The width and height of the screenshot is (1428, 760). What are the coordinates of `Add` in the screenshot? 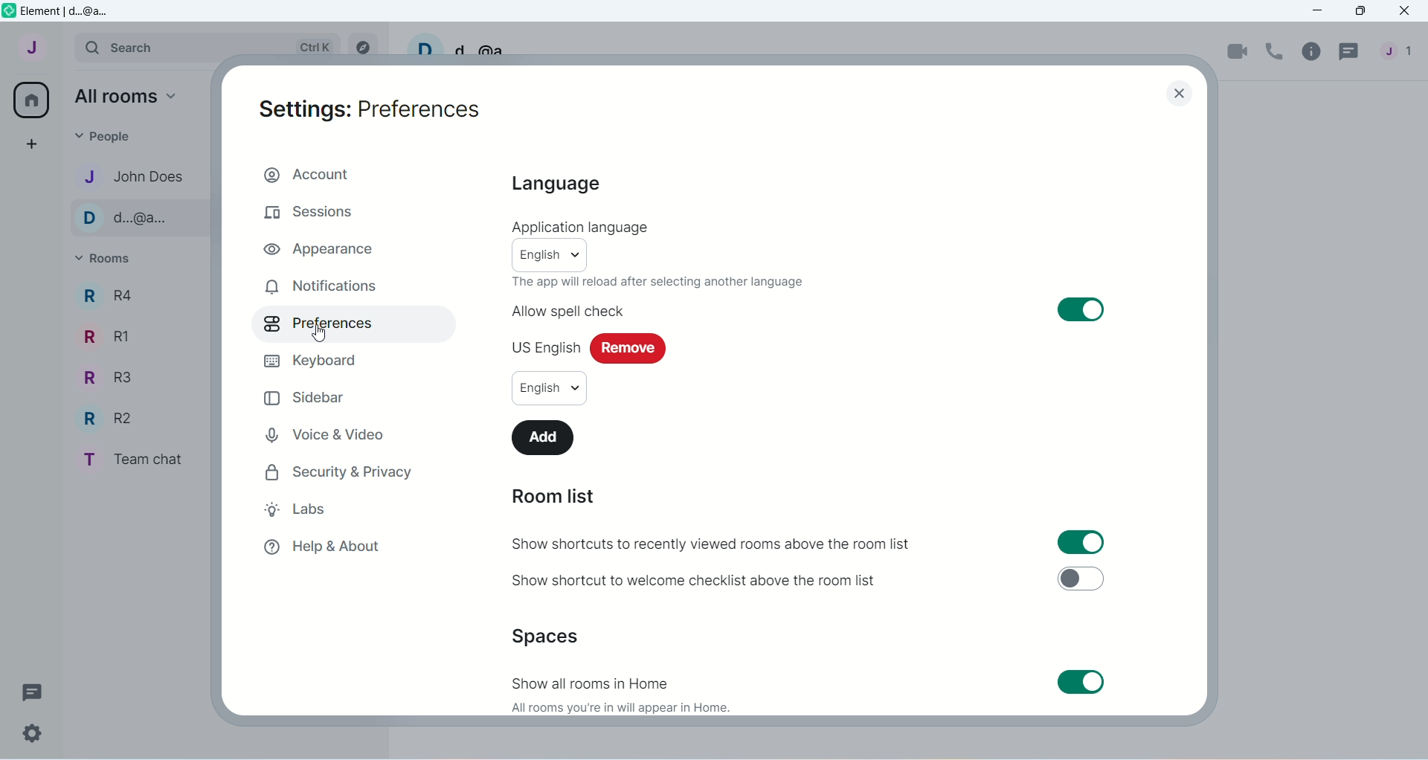 It's located at (552, 438).